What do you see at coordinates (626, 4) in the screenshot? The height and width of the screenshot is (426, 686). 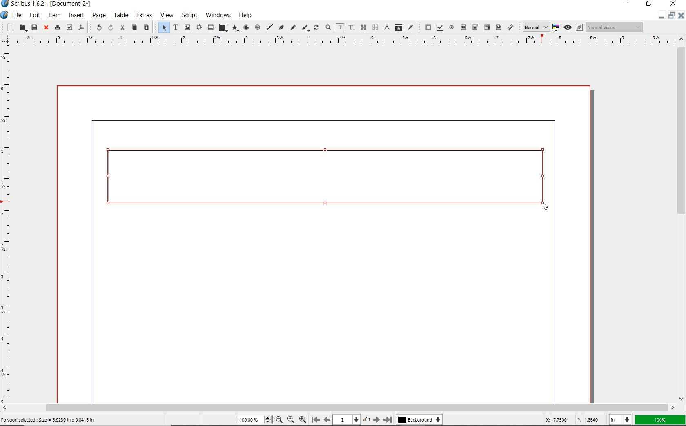 I see `minimize` at bounding box center [626, 4].